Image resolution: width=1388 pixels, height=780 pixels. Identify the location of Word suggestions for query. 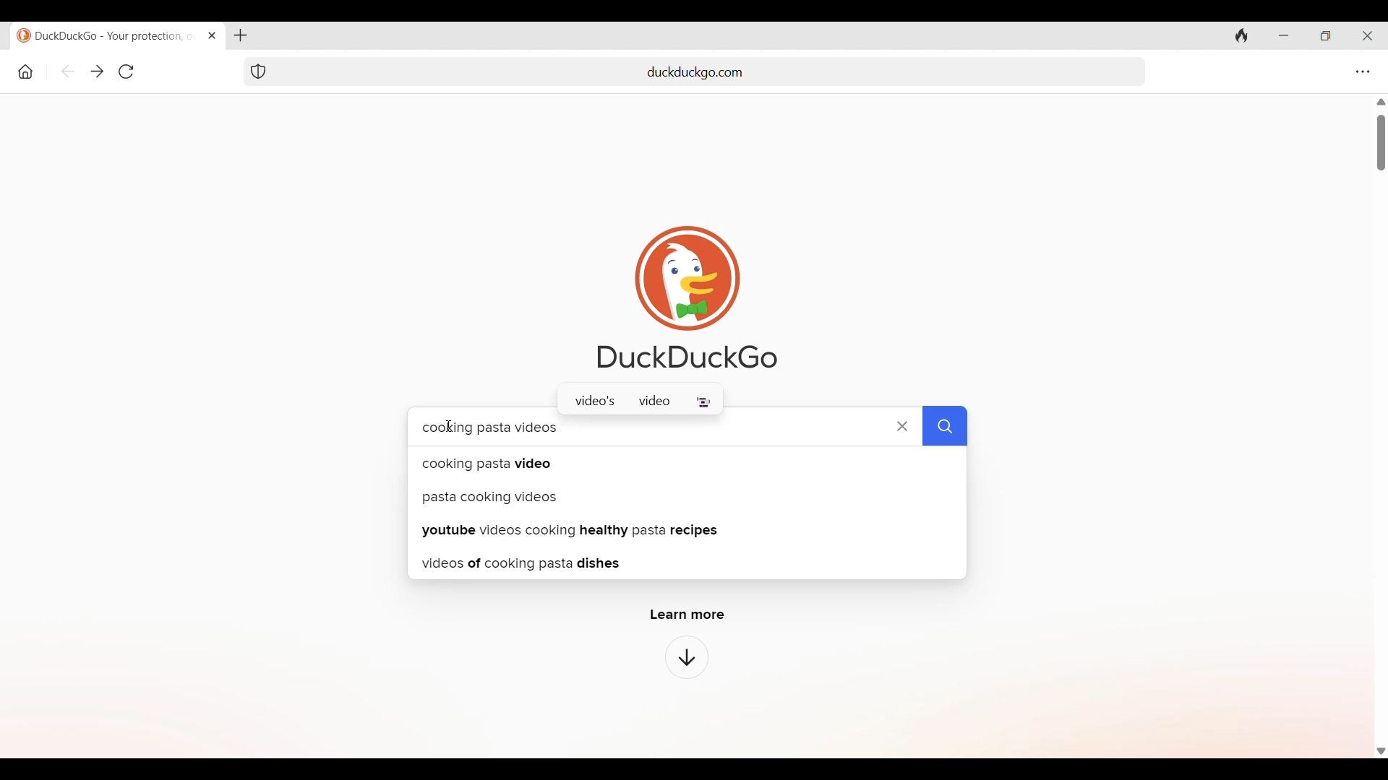
(640, 402).